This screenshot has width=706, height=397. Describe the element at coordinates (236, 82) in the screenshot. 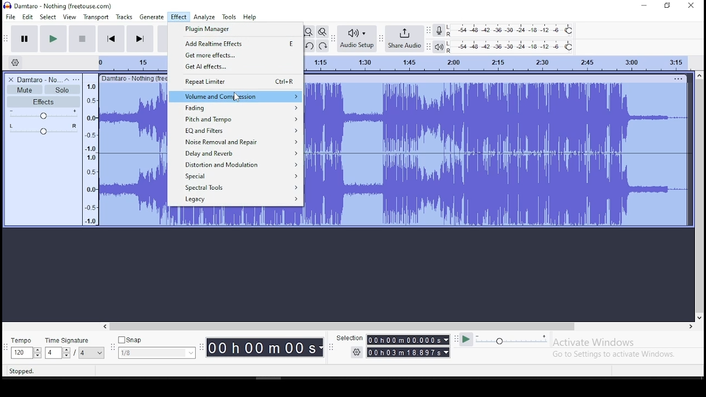

I see `repeat` at that location.